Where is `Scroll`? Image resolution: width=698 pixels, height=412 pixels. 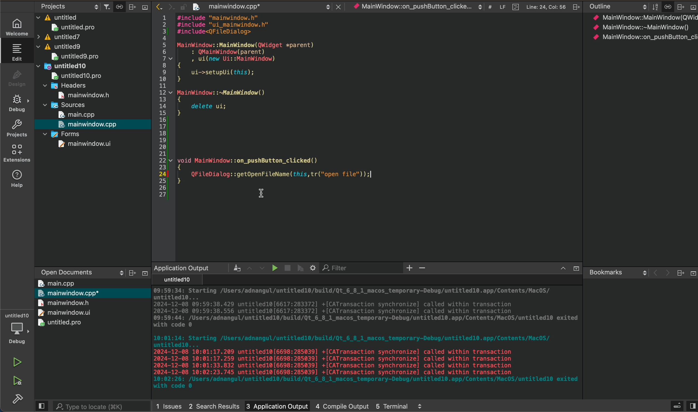
Scroll is located at coordinates (327, 6).